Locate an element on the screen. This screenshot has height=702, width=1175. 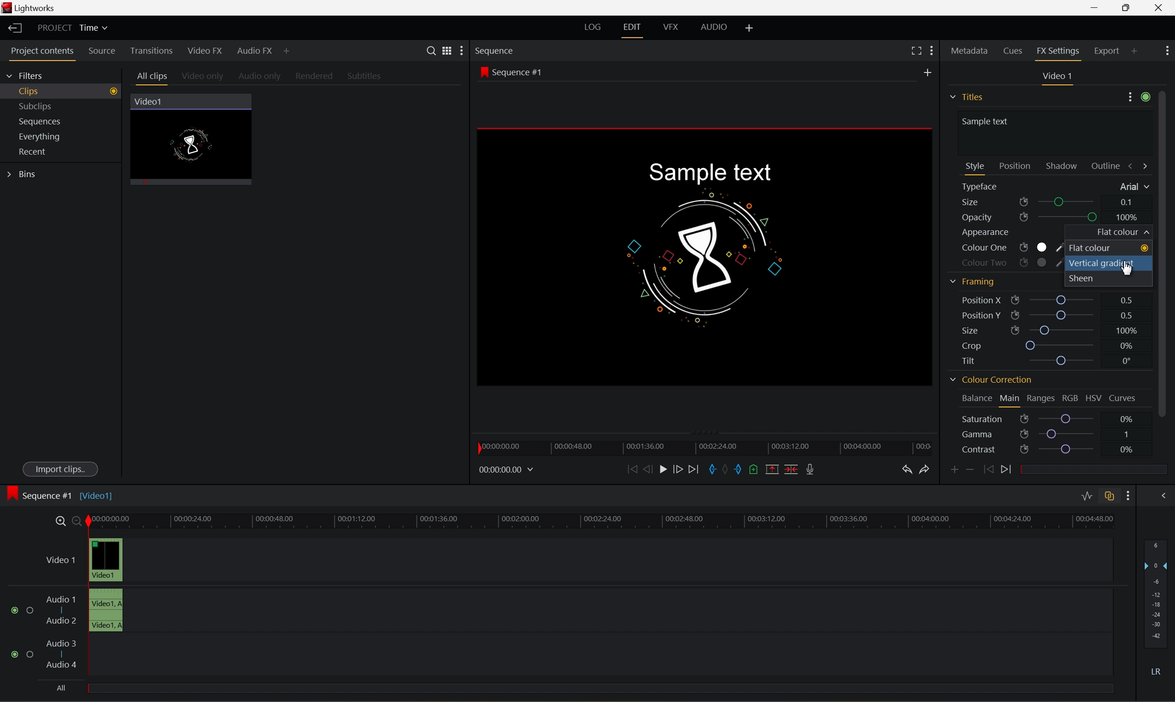
slider is located at coordinates (1063, 330).